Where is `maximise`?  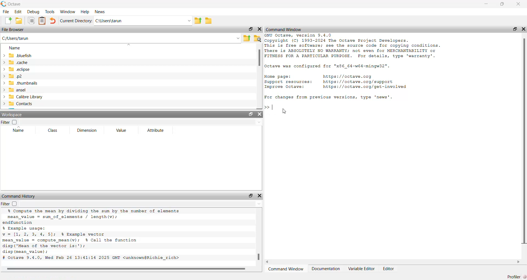
maximise is located at coordinates (502, 4).